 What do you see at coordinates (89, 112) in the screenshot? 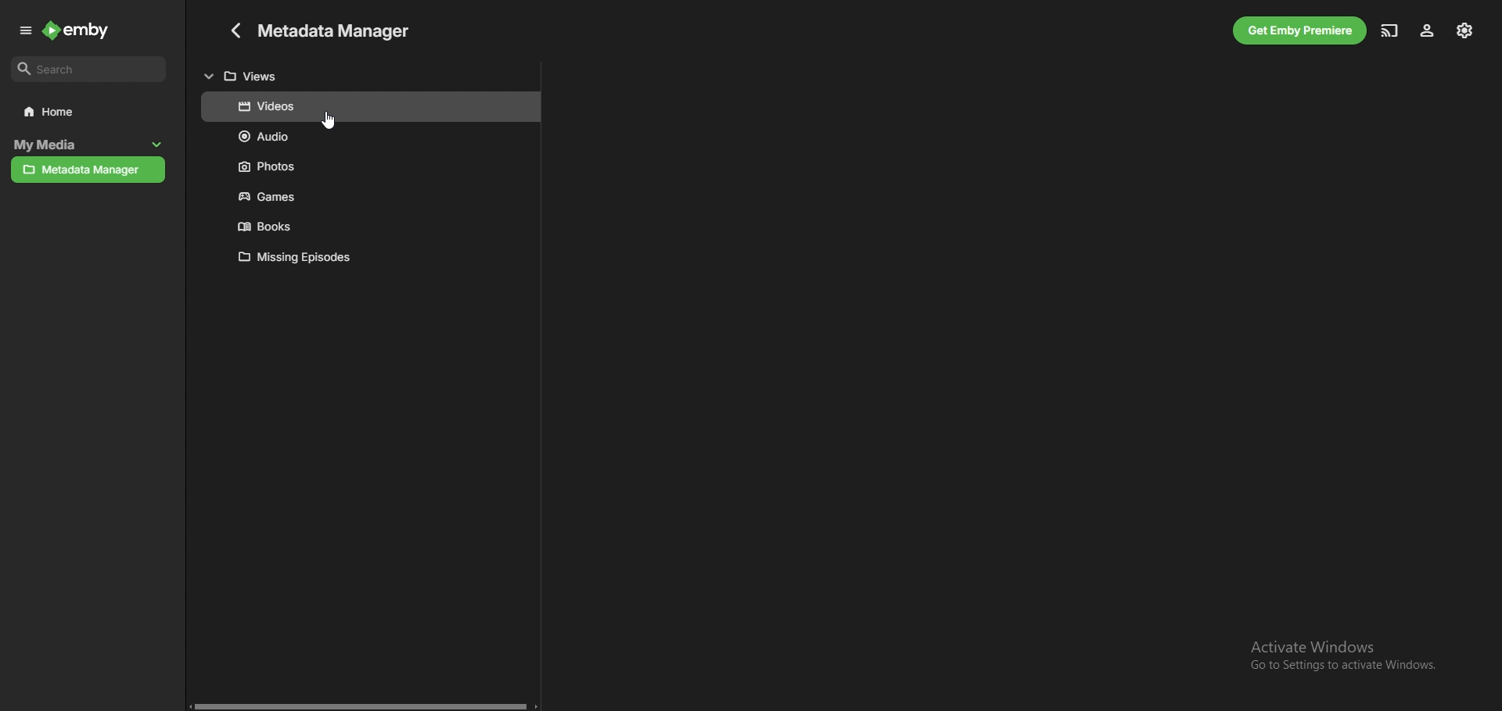
I see `home` at bounding box center [89, 112].